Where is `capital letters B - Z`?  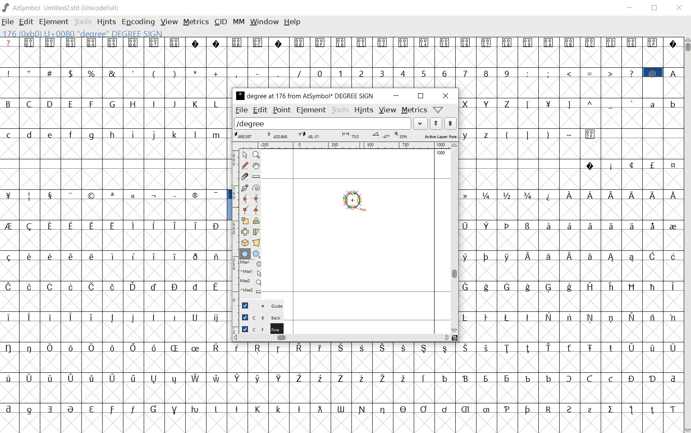
capital letters B - Z is located at coordinates (115, 103).